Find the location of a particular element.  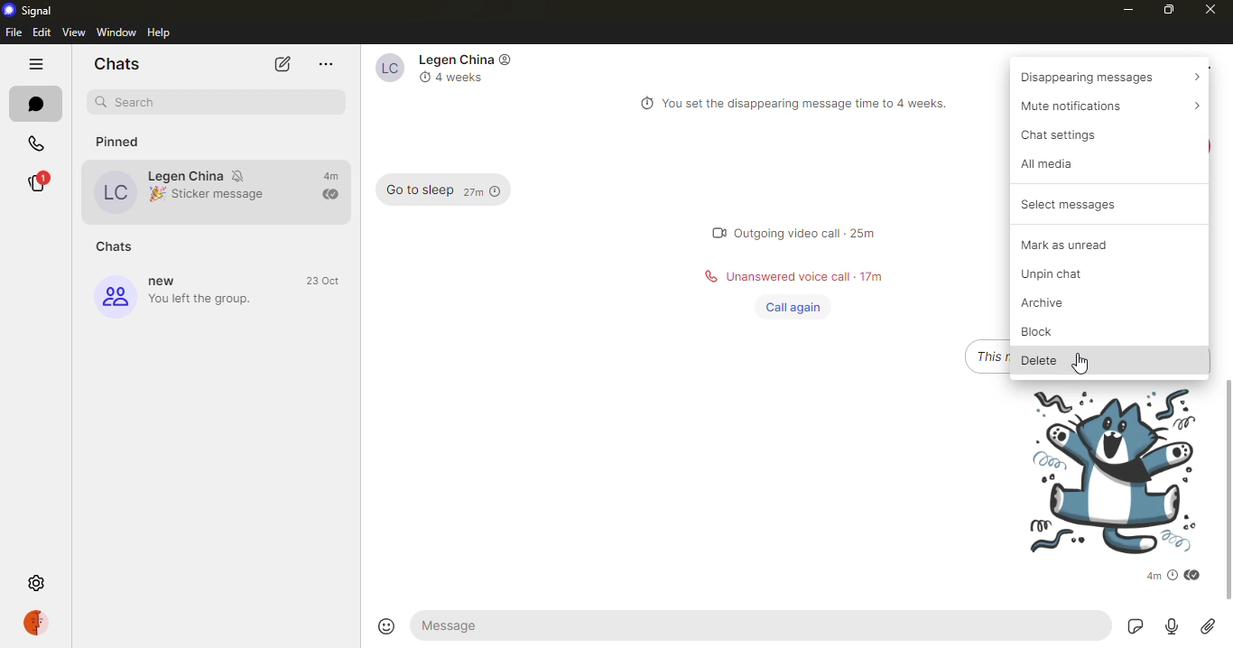

time is located at coordinates (1163, 575).